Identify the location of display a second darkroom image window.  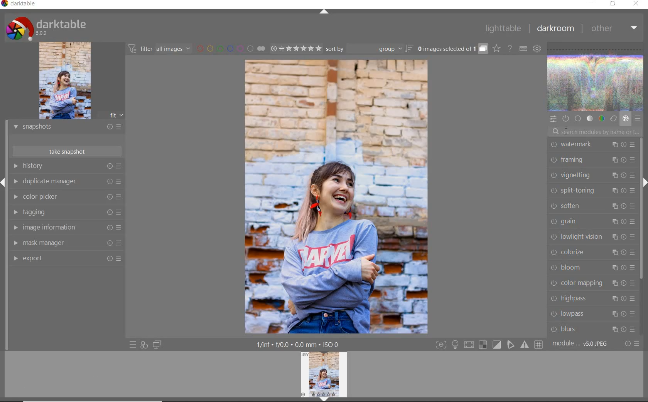
(157, 344).